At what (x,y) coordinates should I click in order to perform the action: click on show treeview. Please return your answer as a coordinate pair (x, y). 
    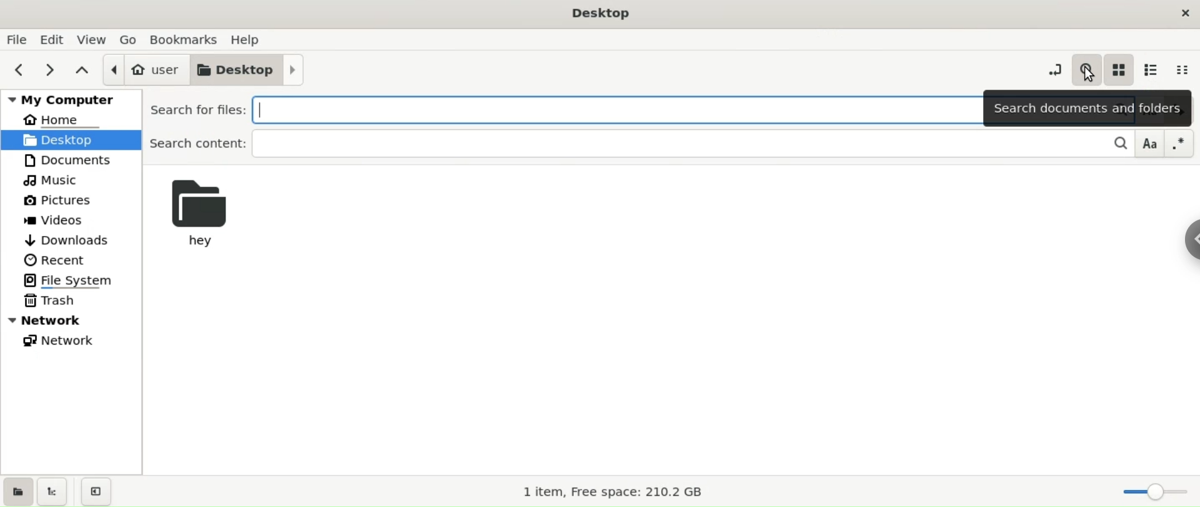
    Looking at the image, I should click on (54, 491).